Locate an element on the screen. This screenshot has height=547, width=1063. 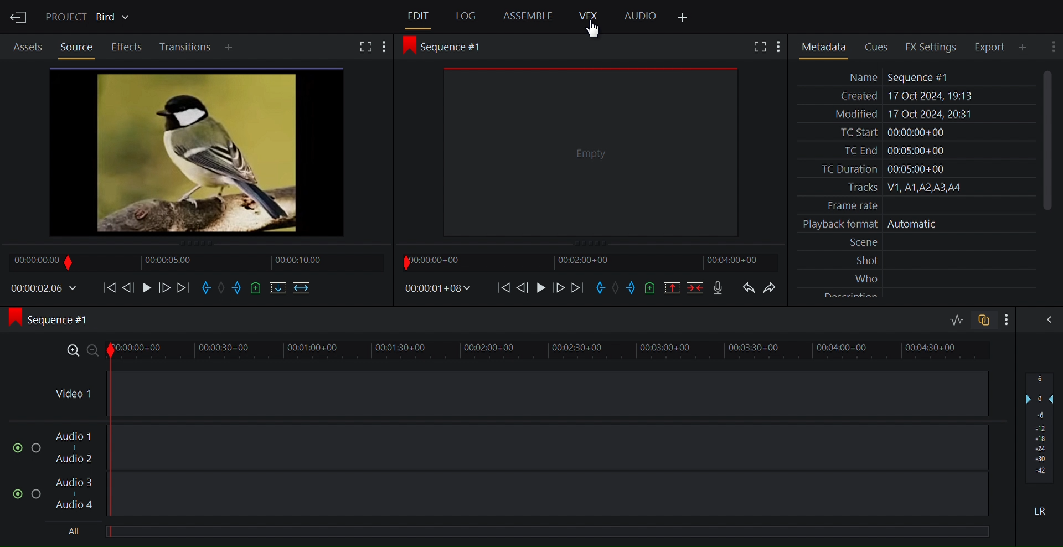
Metadata is located at coordinates (822, 47).